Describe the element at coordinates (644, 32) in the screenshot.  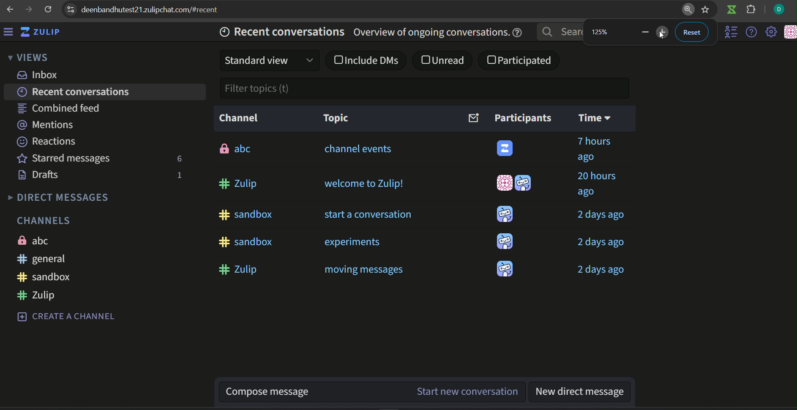
I see `zoom out` at that location.